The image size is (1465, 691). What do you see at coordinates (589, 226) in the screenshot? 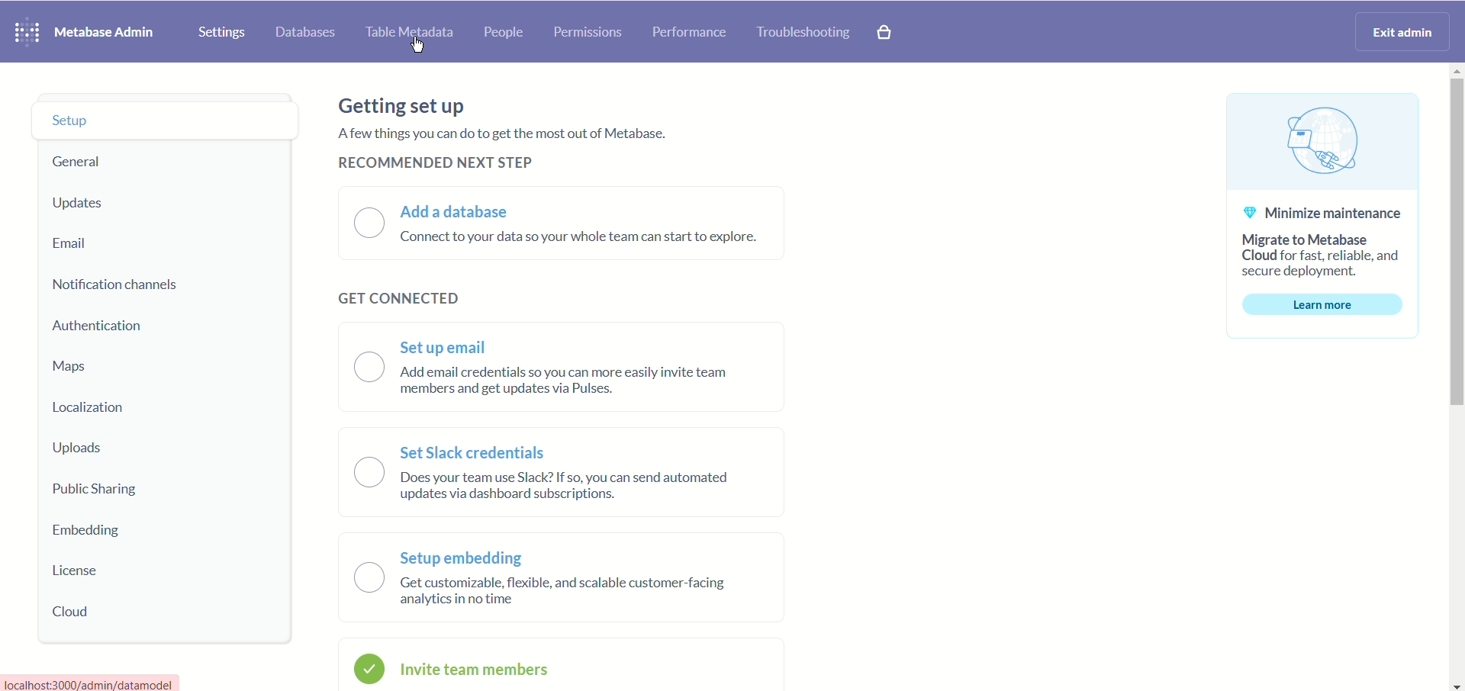
I see `\ Add a database
/" Connect to your data so your whole team can start to explore.` at bounding box center [589, 226].